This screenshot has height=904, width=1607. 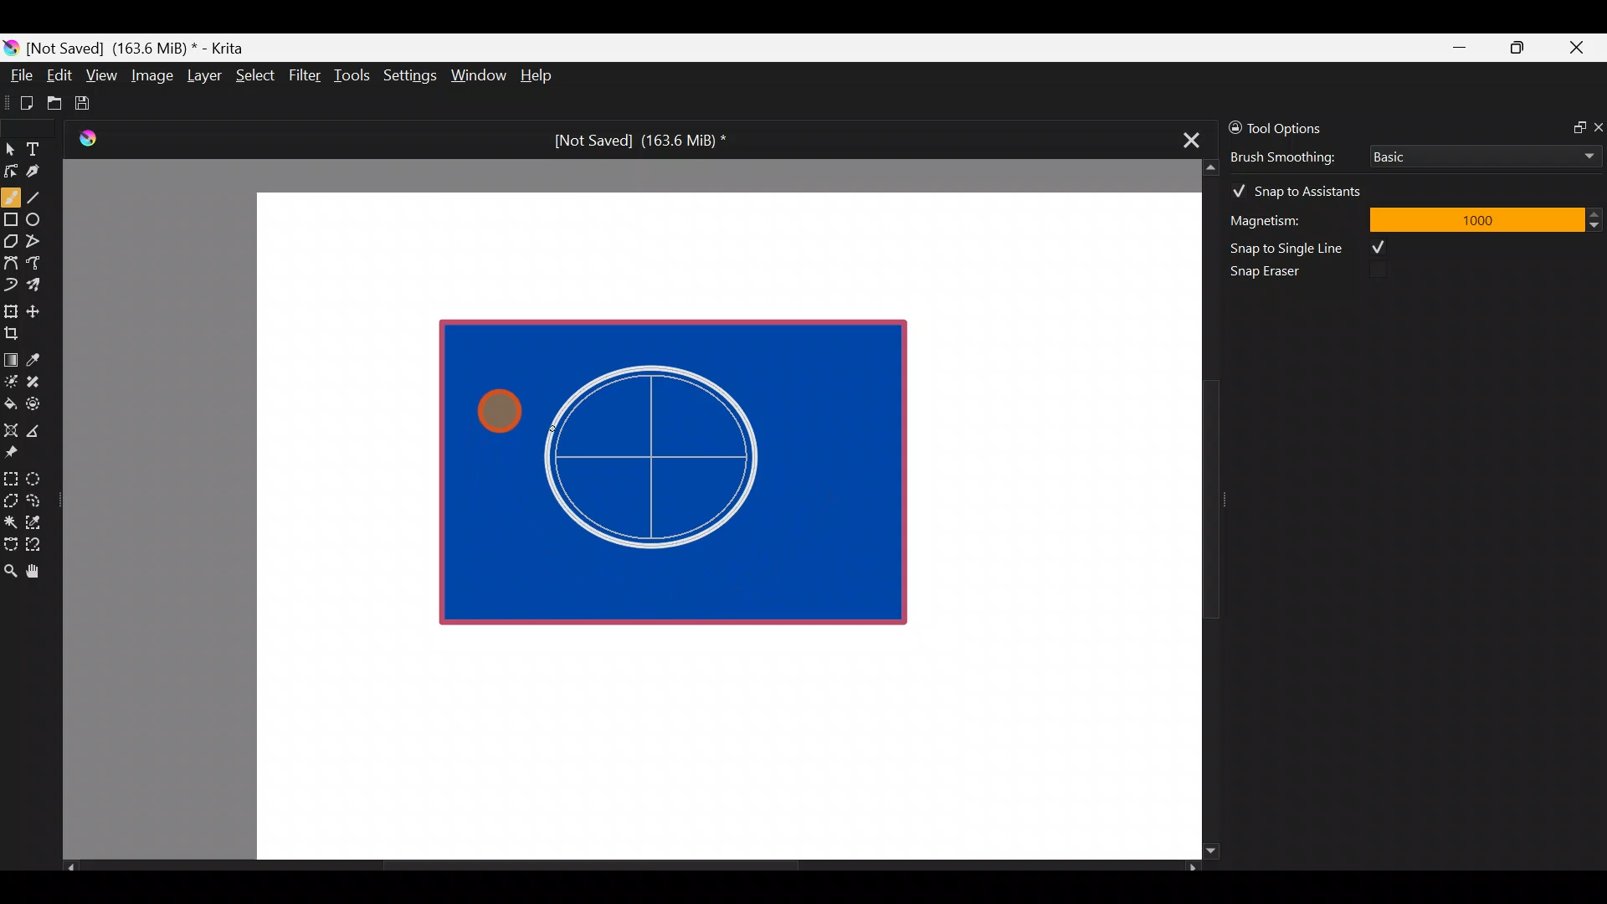 What do you see at coordinates (10, 308) in the screenshot?
I see `Transform a layer/selection` at bounding box center [10, 308].